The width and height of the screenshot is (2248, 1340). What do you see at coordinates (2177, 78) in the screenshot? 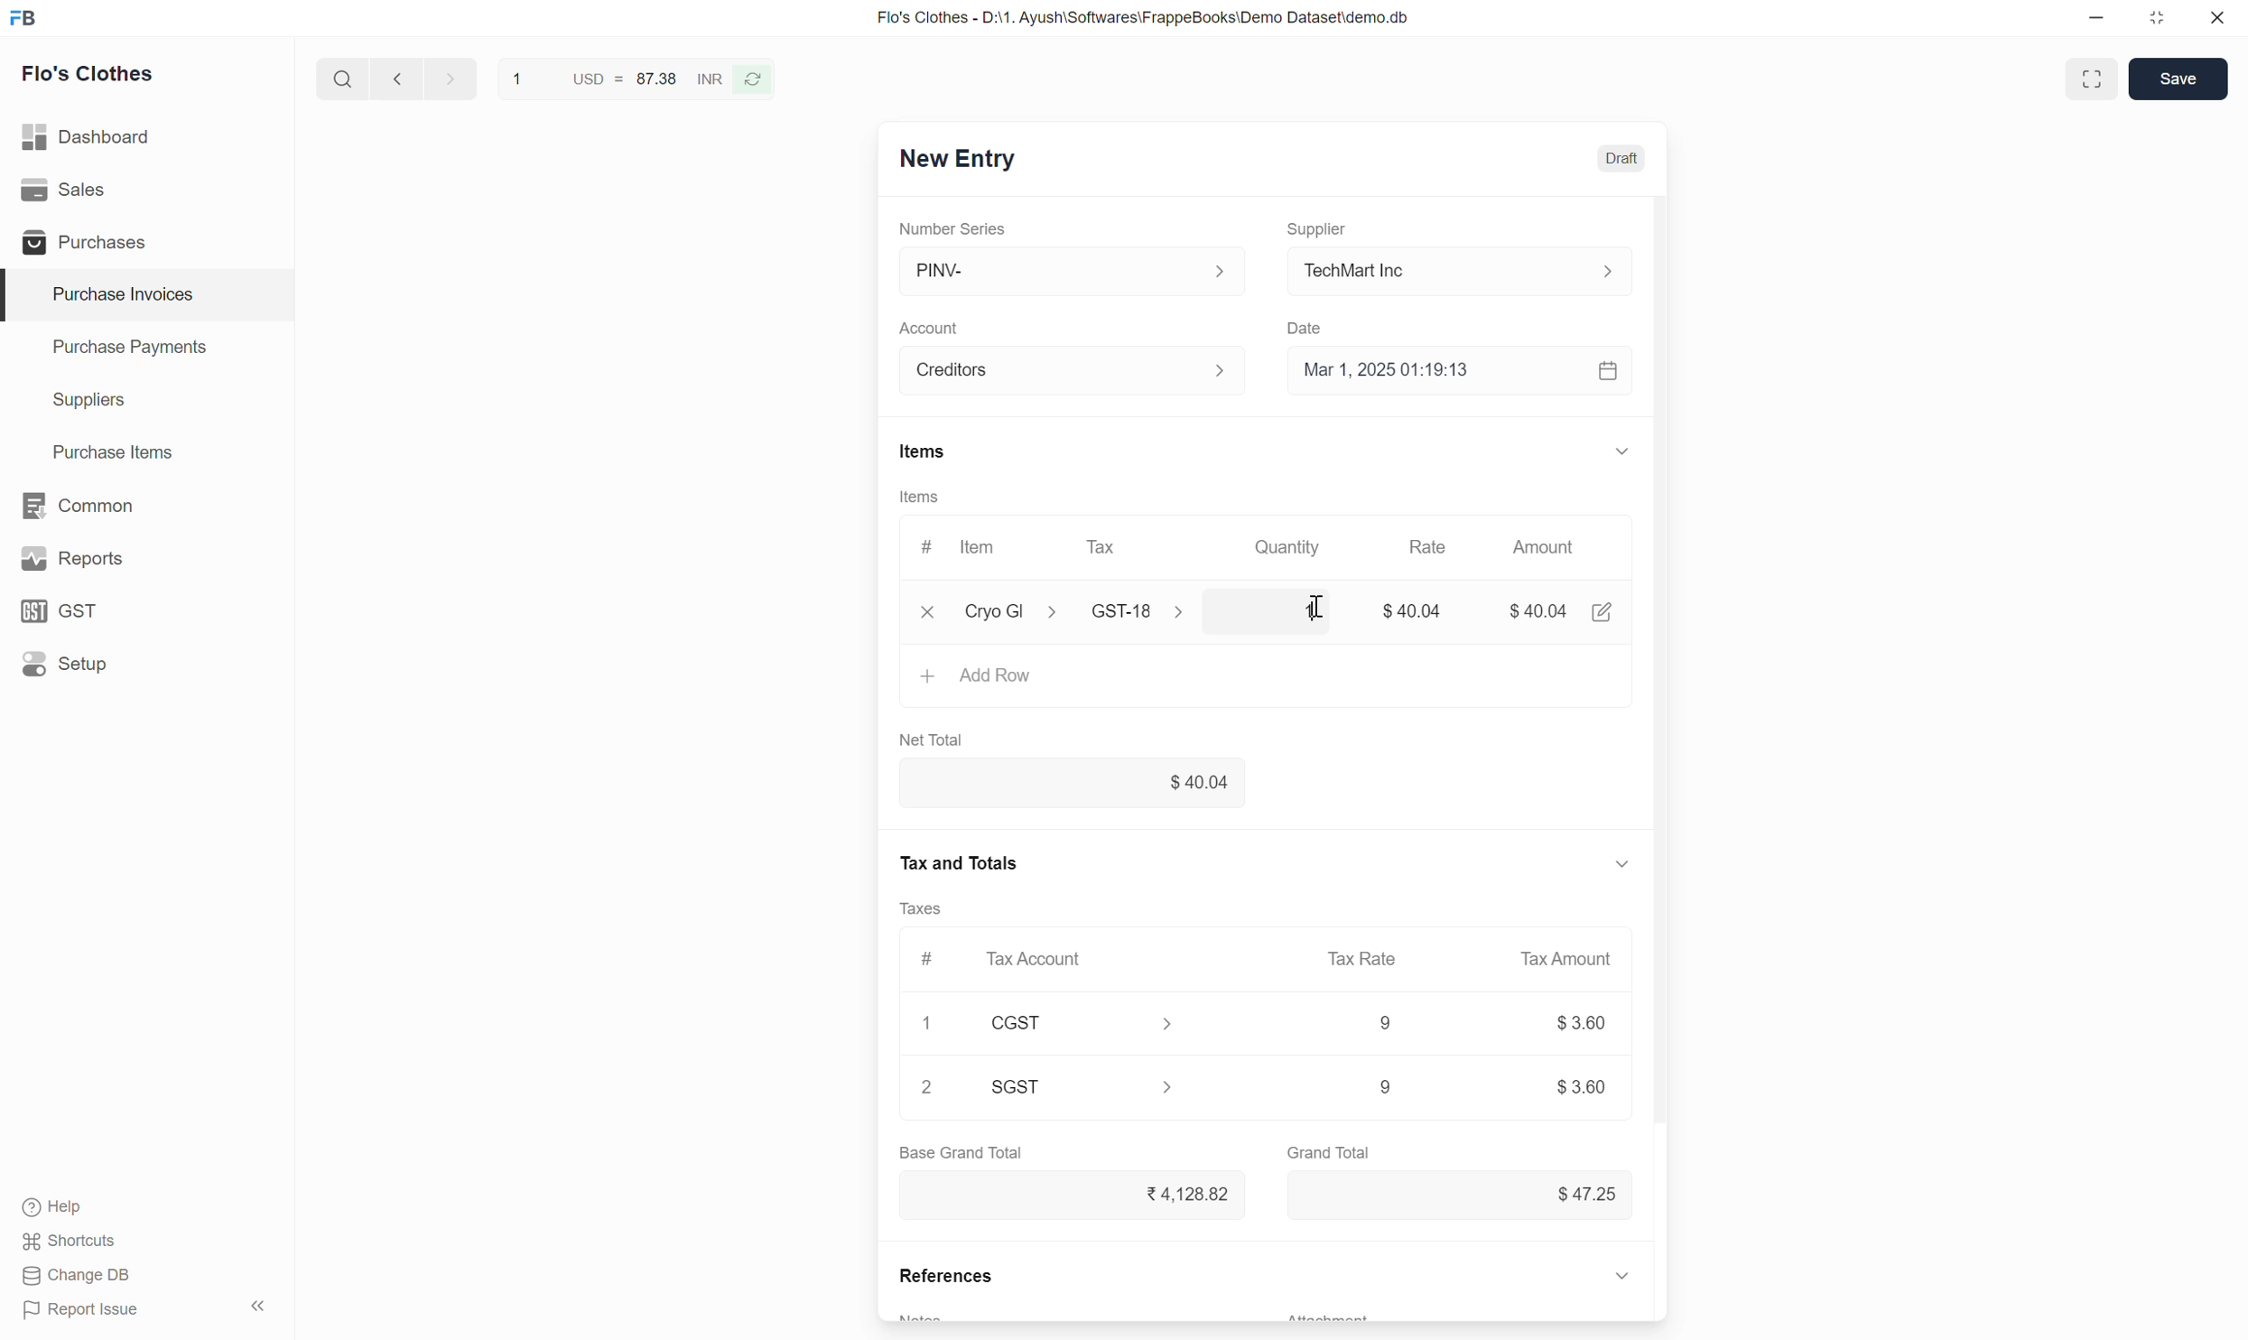
I see `Save` at bounding box center [2177, 78].